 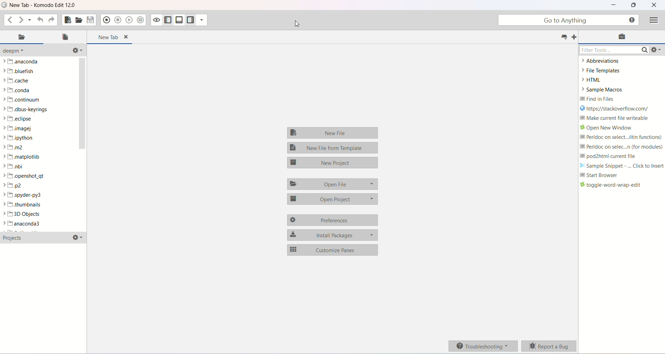 I want to click on open file, so click(x=332, y=184).